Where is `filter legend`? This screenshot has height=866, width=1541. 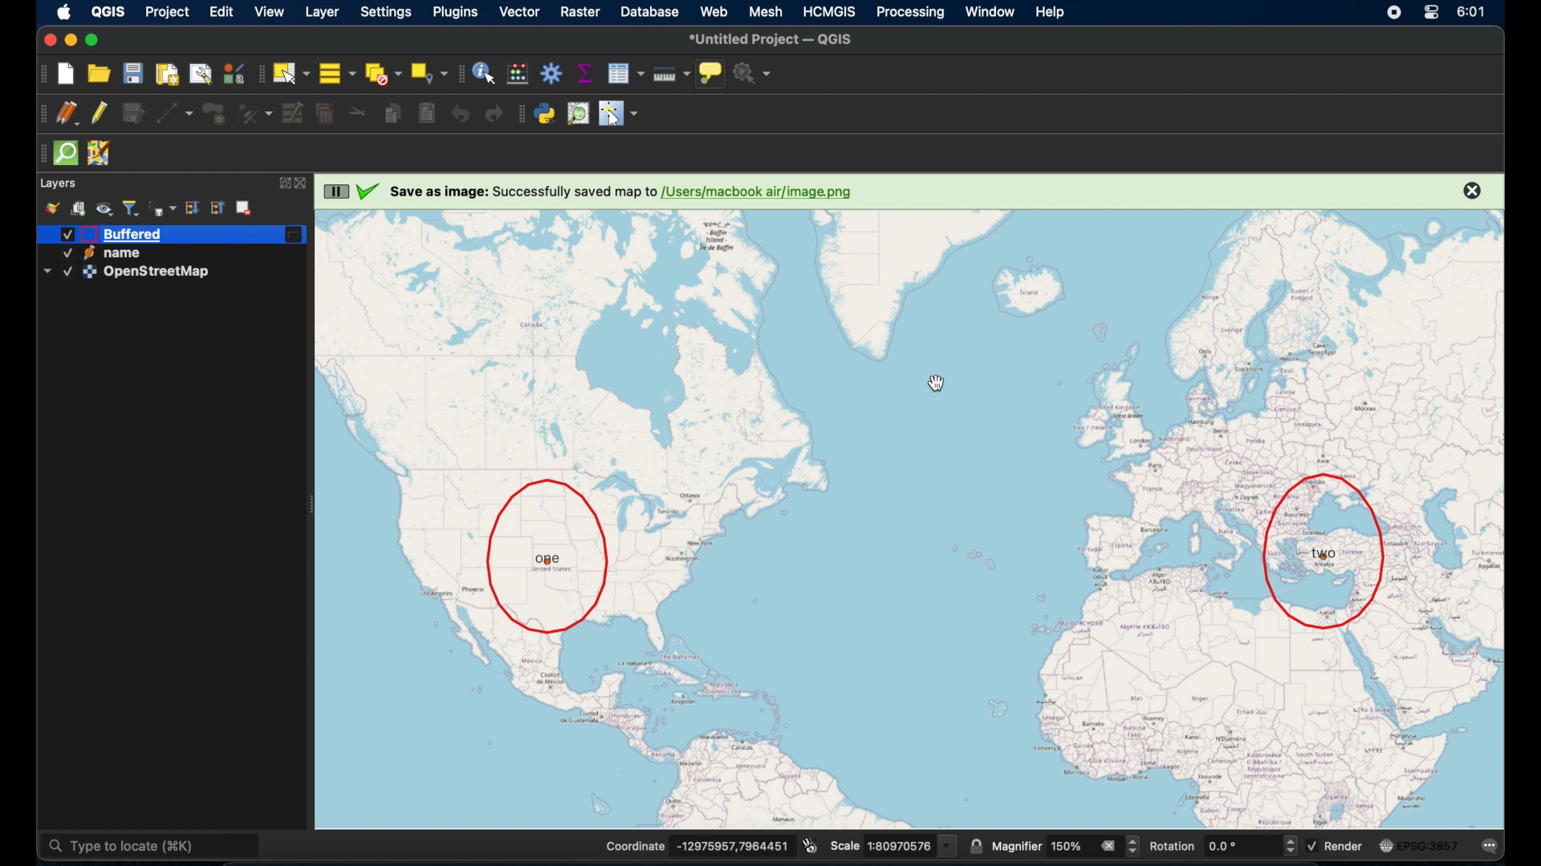
filter legend is located at coordinates (133, 206).